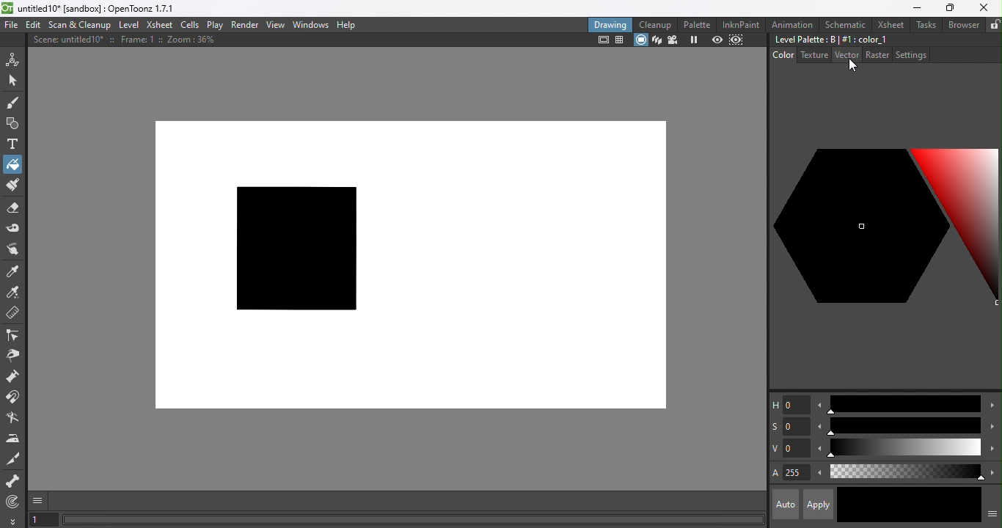 The width and height of the screenshot is (1002, 528). I want to click on Vector, so click(846, 56).